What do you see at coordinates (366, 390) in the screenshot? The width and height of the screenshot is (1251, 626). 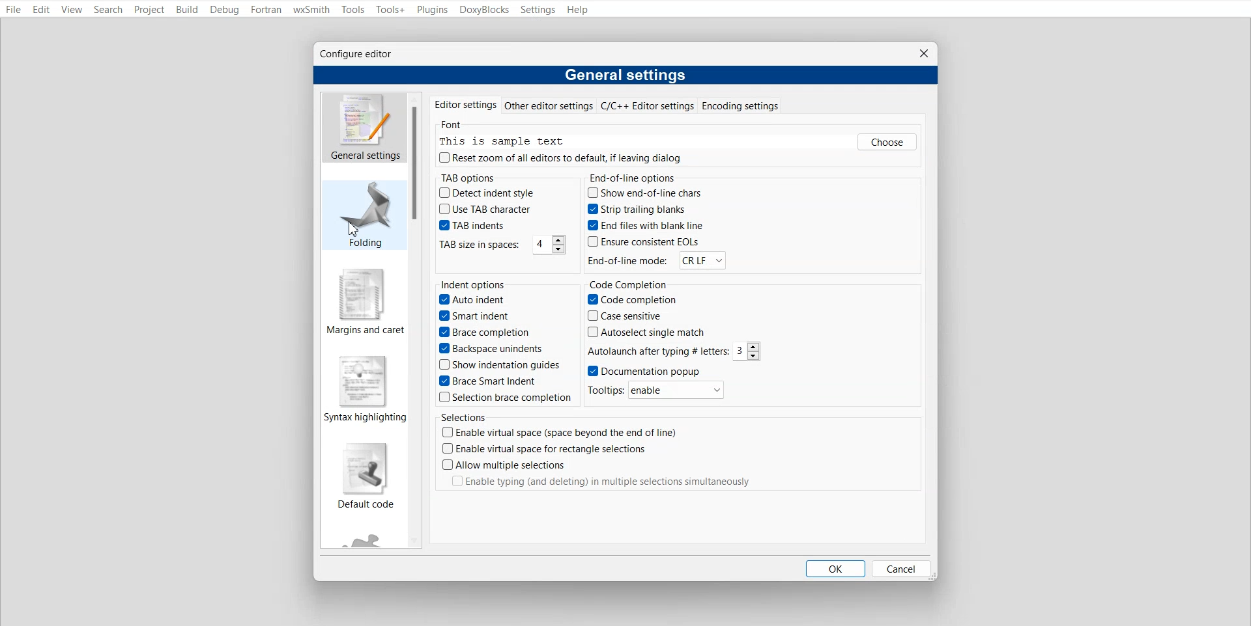 I see `Syntax highlighting` at bounding box center [366, 390].